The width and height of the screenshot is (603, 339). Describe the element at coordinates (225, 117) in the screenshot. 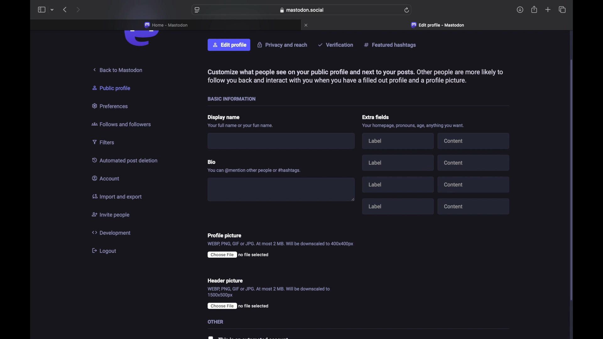

I see `display name` at that location.